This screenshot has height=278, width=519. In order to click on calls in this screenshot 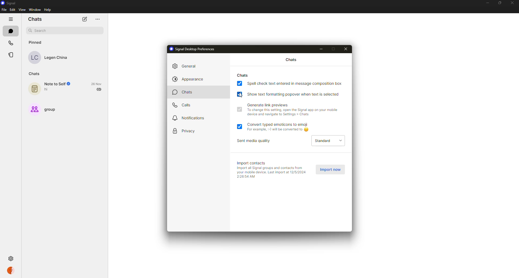, I will do `click(11, 44)`.